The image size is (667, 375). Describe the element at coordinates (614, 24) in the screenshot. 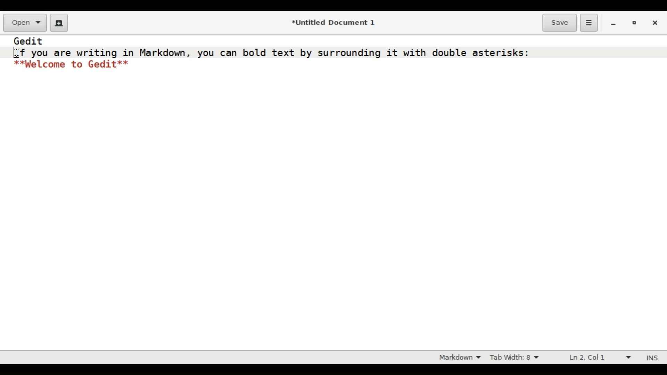

I see `minimize` at that location.